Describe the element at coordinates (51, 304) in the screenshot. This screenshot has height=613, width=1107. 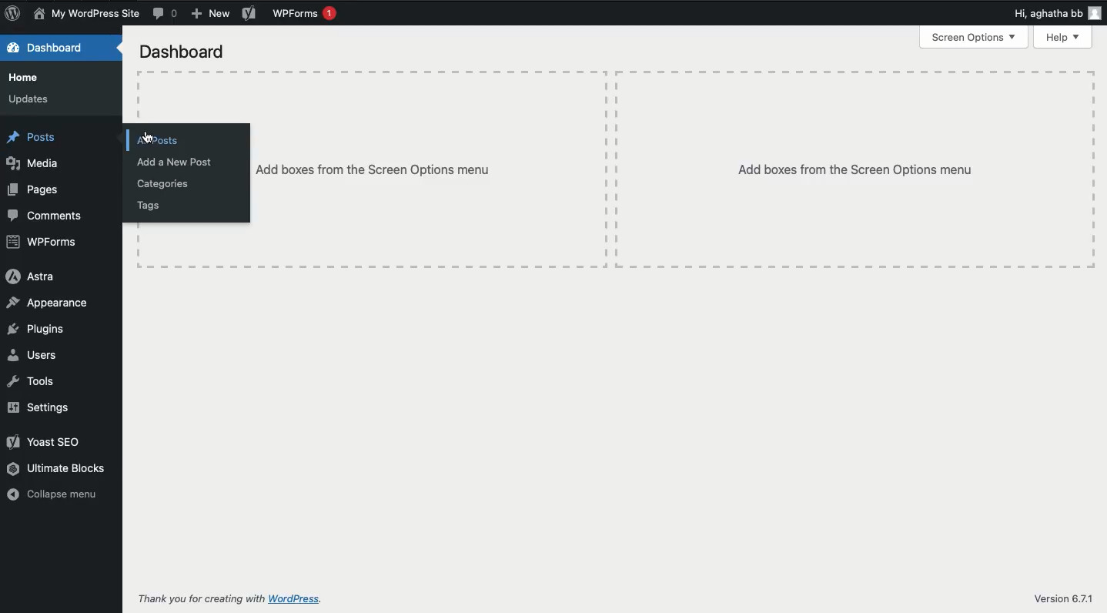
I see `Appearance` at that location.